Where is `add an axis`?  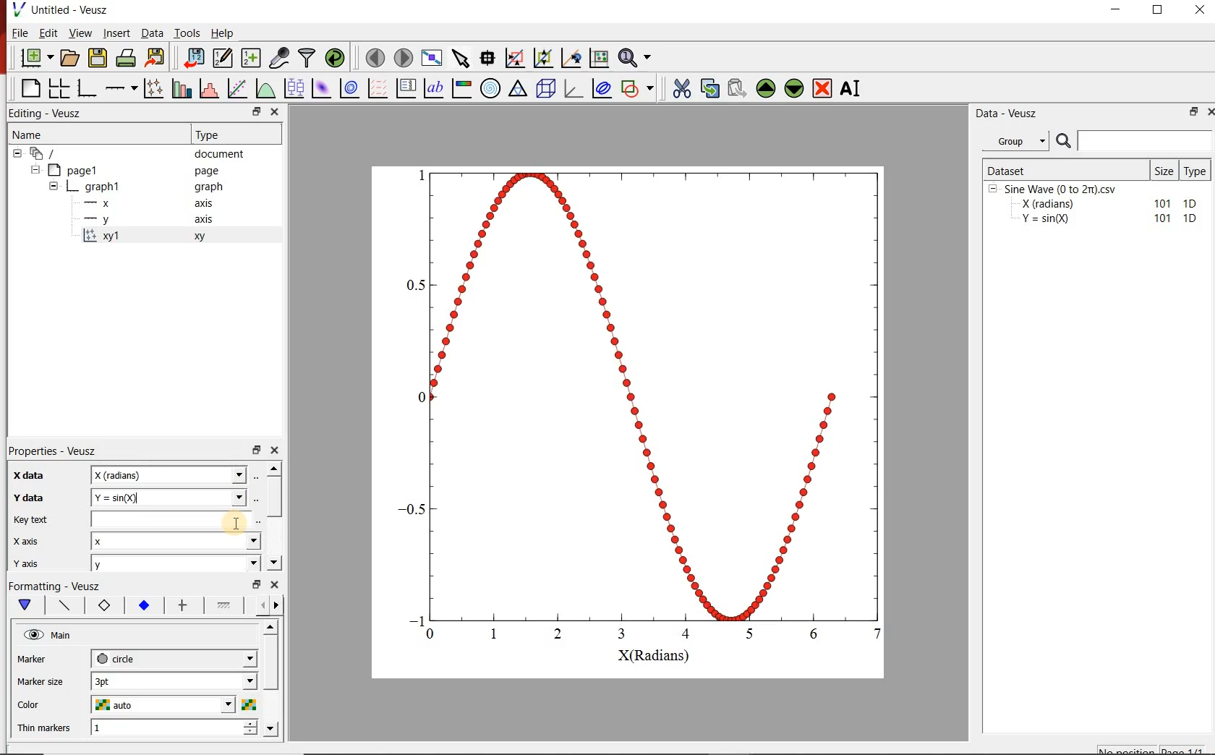
add an axis is located at coordinates (121, 88).